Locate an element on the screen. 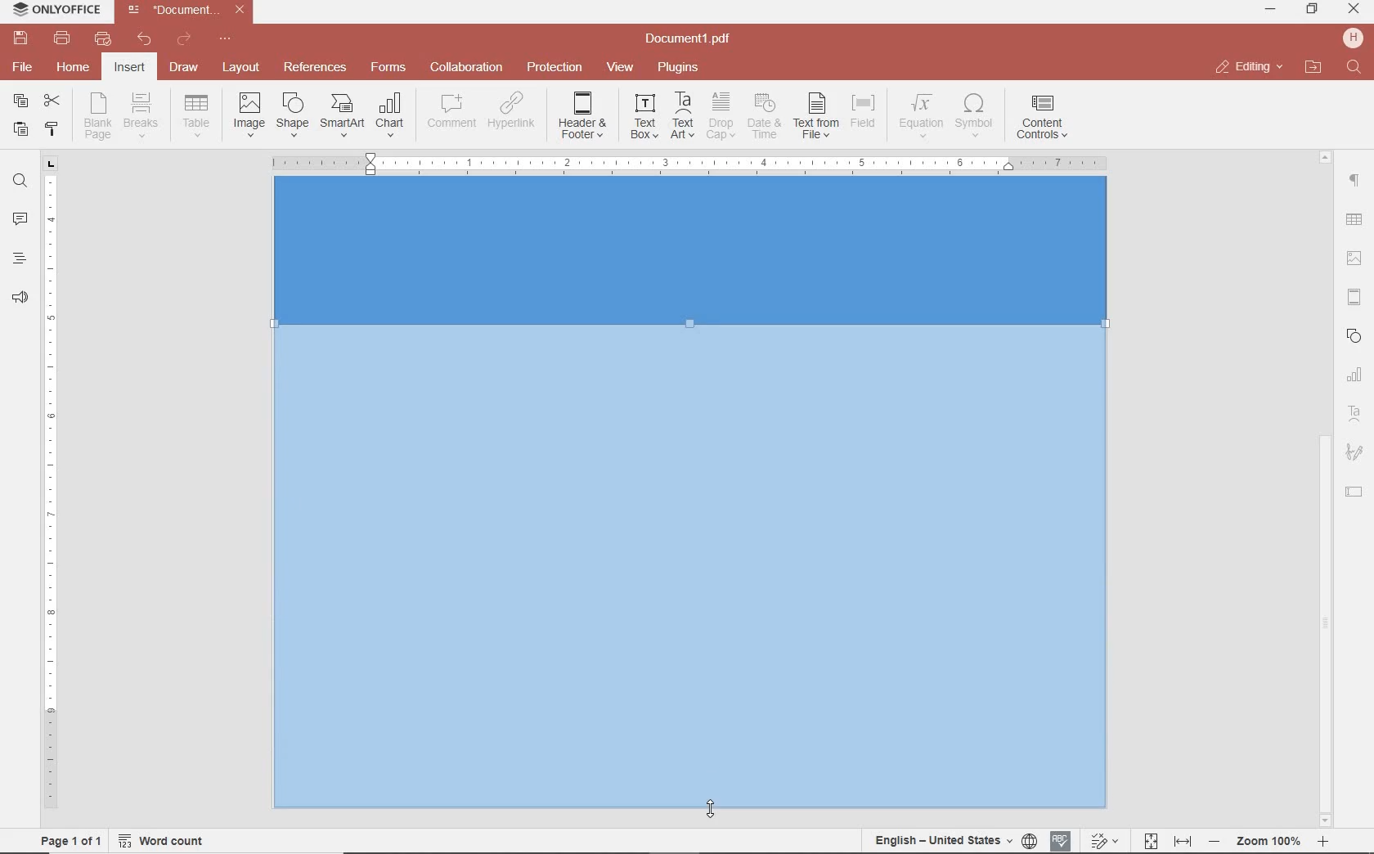 This screenshot has width=1374, height=854. IMAGE is located at coordinates (1355, 260).